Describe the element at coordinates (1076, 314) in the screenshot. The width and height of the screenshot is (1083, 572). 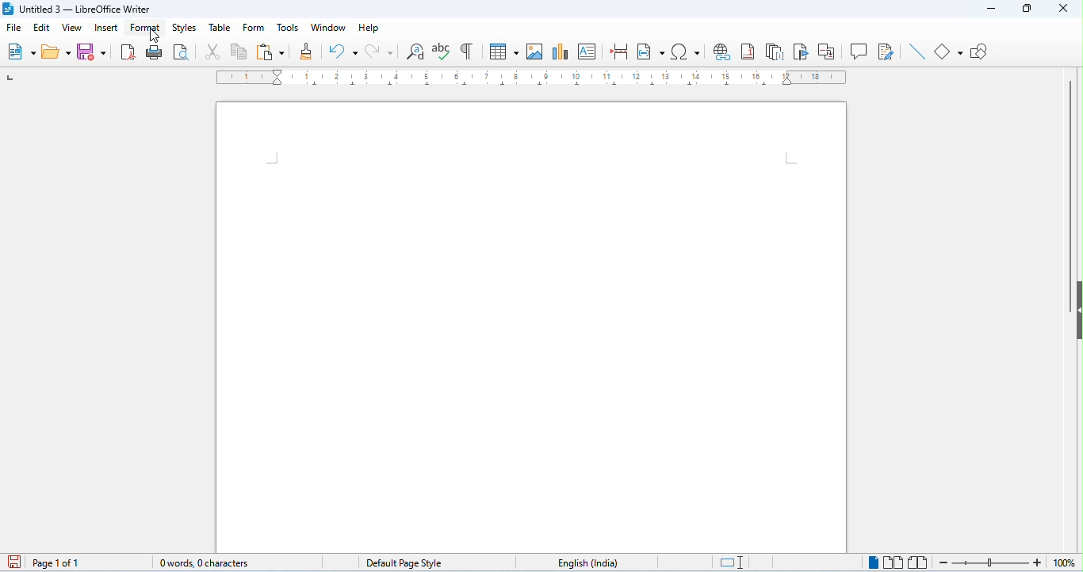
I see `hide/show` at that location.